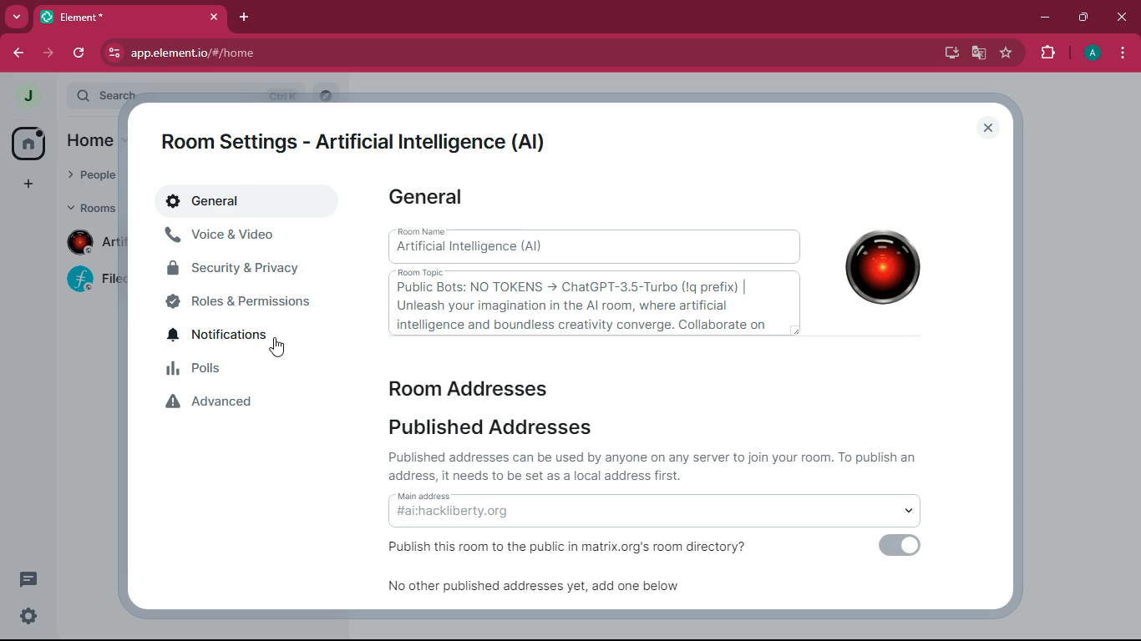  What do you see at coordinates (251, 371) in the screenshot?
I see `polls` at bounding box center [251, 371].